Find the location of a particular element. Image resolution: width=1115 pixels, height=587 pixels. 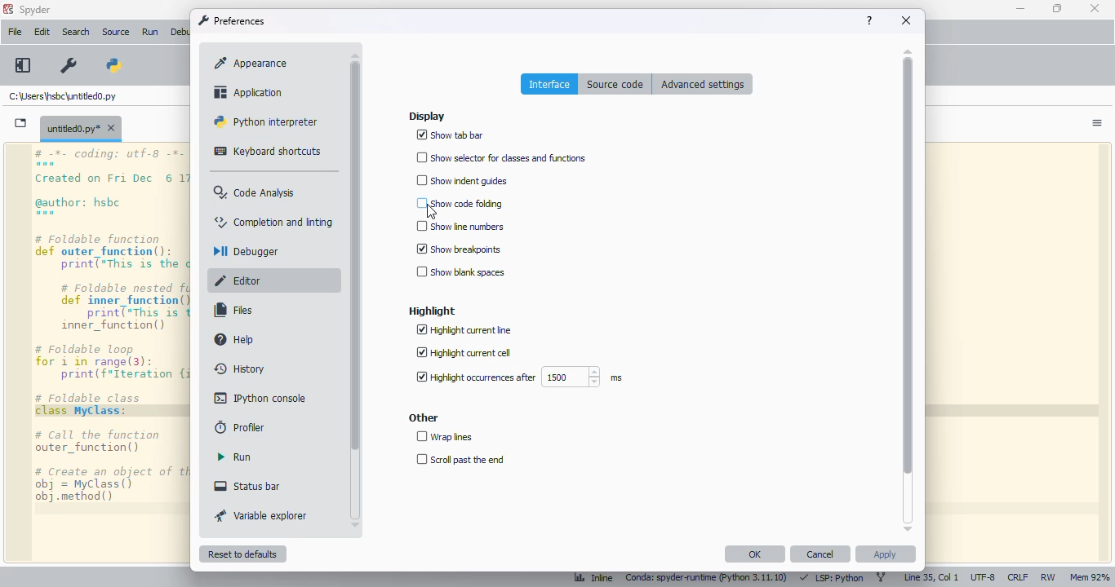

untitled0.py is located at coordinates (81, 127).